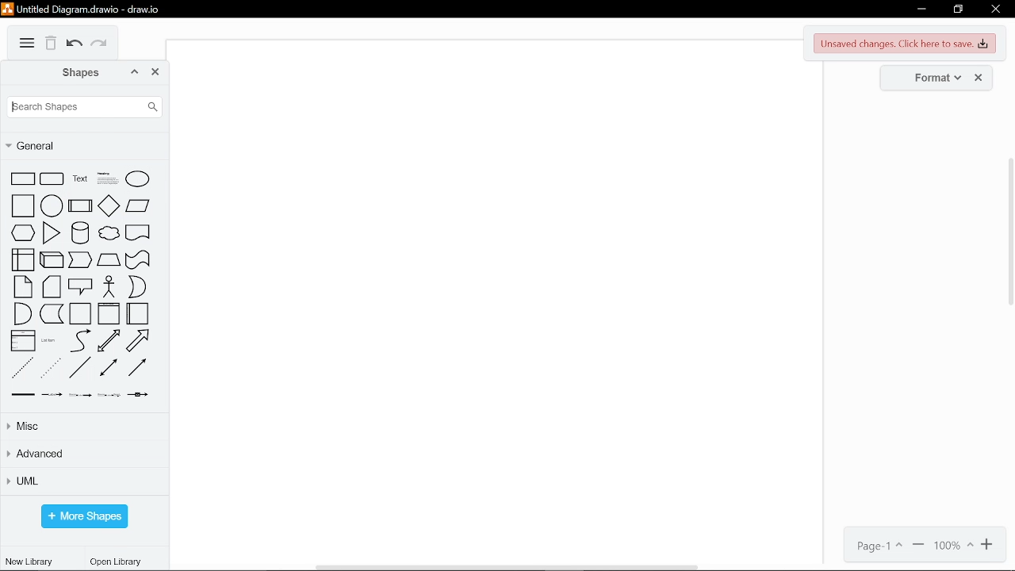  Describe the element at coordinates (24, 394) in the screenshot. I see `link` at that location.